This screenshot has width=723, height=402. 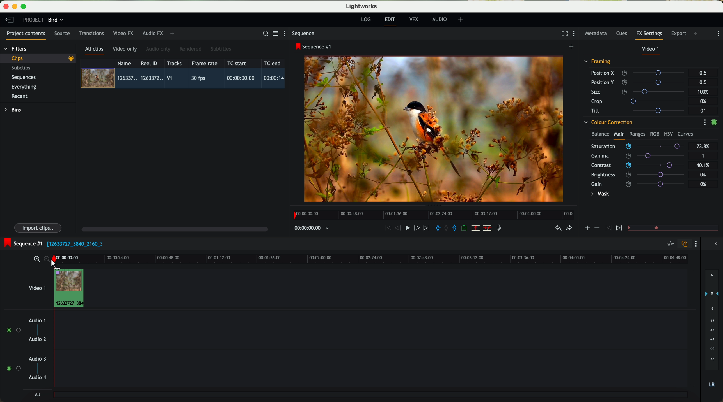 What do you see at coordinates (191, 49) in the screenshot?
I see `rendered` at bounding box center [191, 49].